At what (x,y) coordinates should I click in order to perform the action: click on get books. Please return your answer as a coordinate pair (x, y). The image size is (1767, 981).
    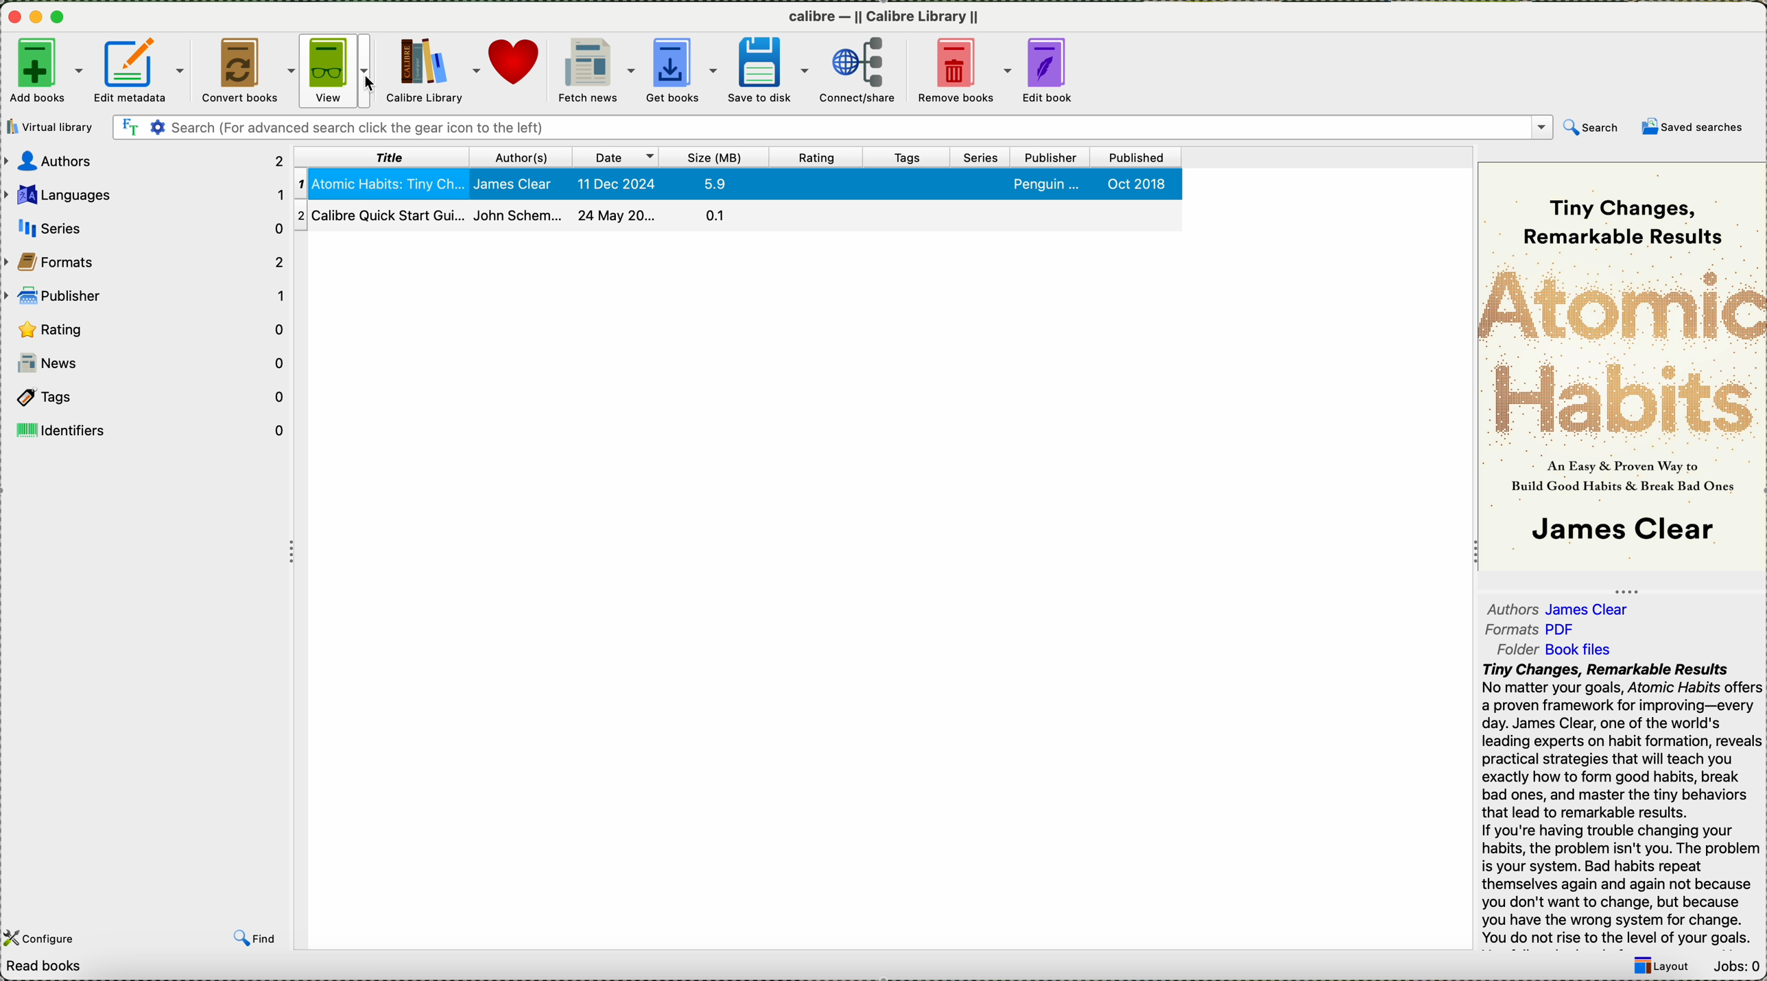
    Looking at the image, I should click on (680, 71).